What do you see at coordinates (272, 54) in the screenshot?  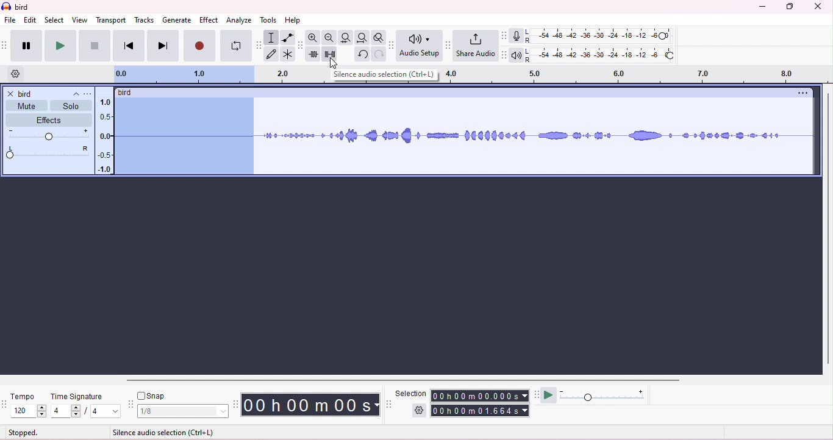 I see `draw` at bounding box center [272, 54].